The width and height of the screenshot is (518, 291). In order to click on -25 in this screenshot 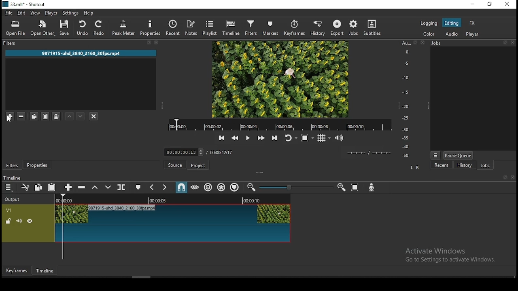, I will do `click(405, 118)`.